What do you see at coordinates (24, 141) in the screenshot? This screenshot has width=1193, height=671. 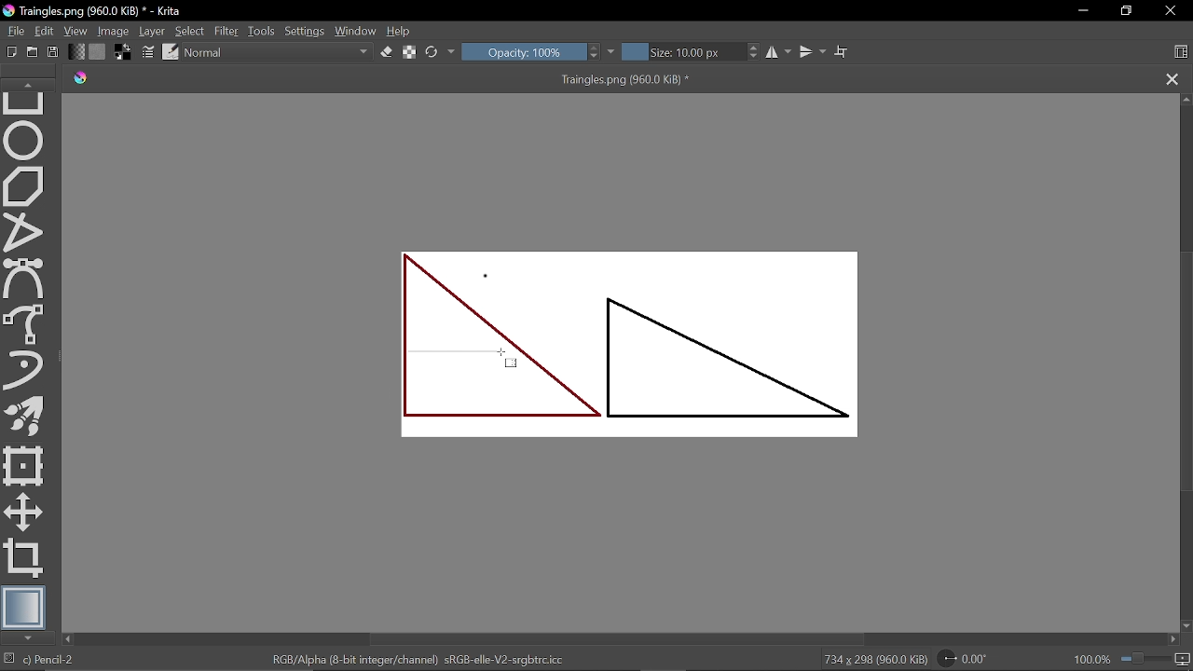 I see `Ellipse tool` at bounding box center [24, 141].